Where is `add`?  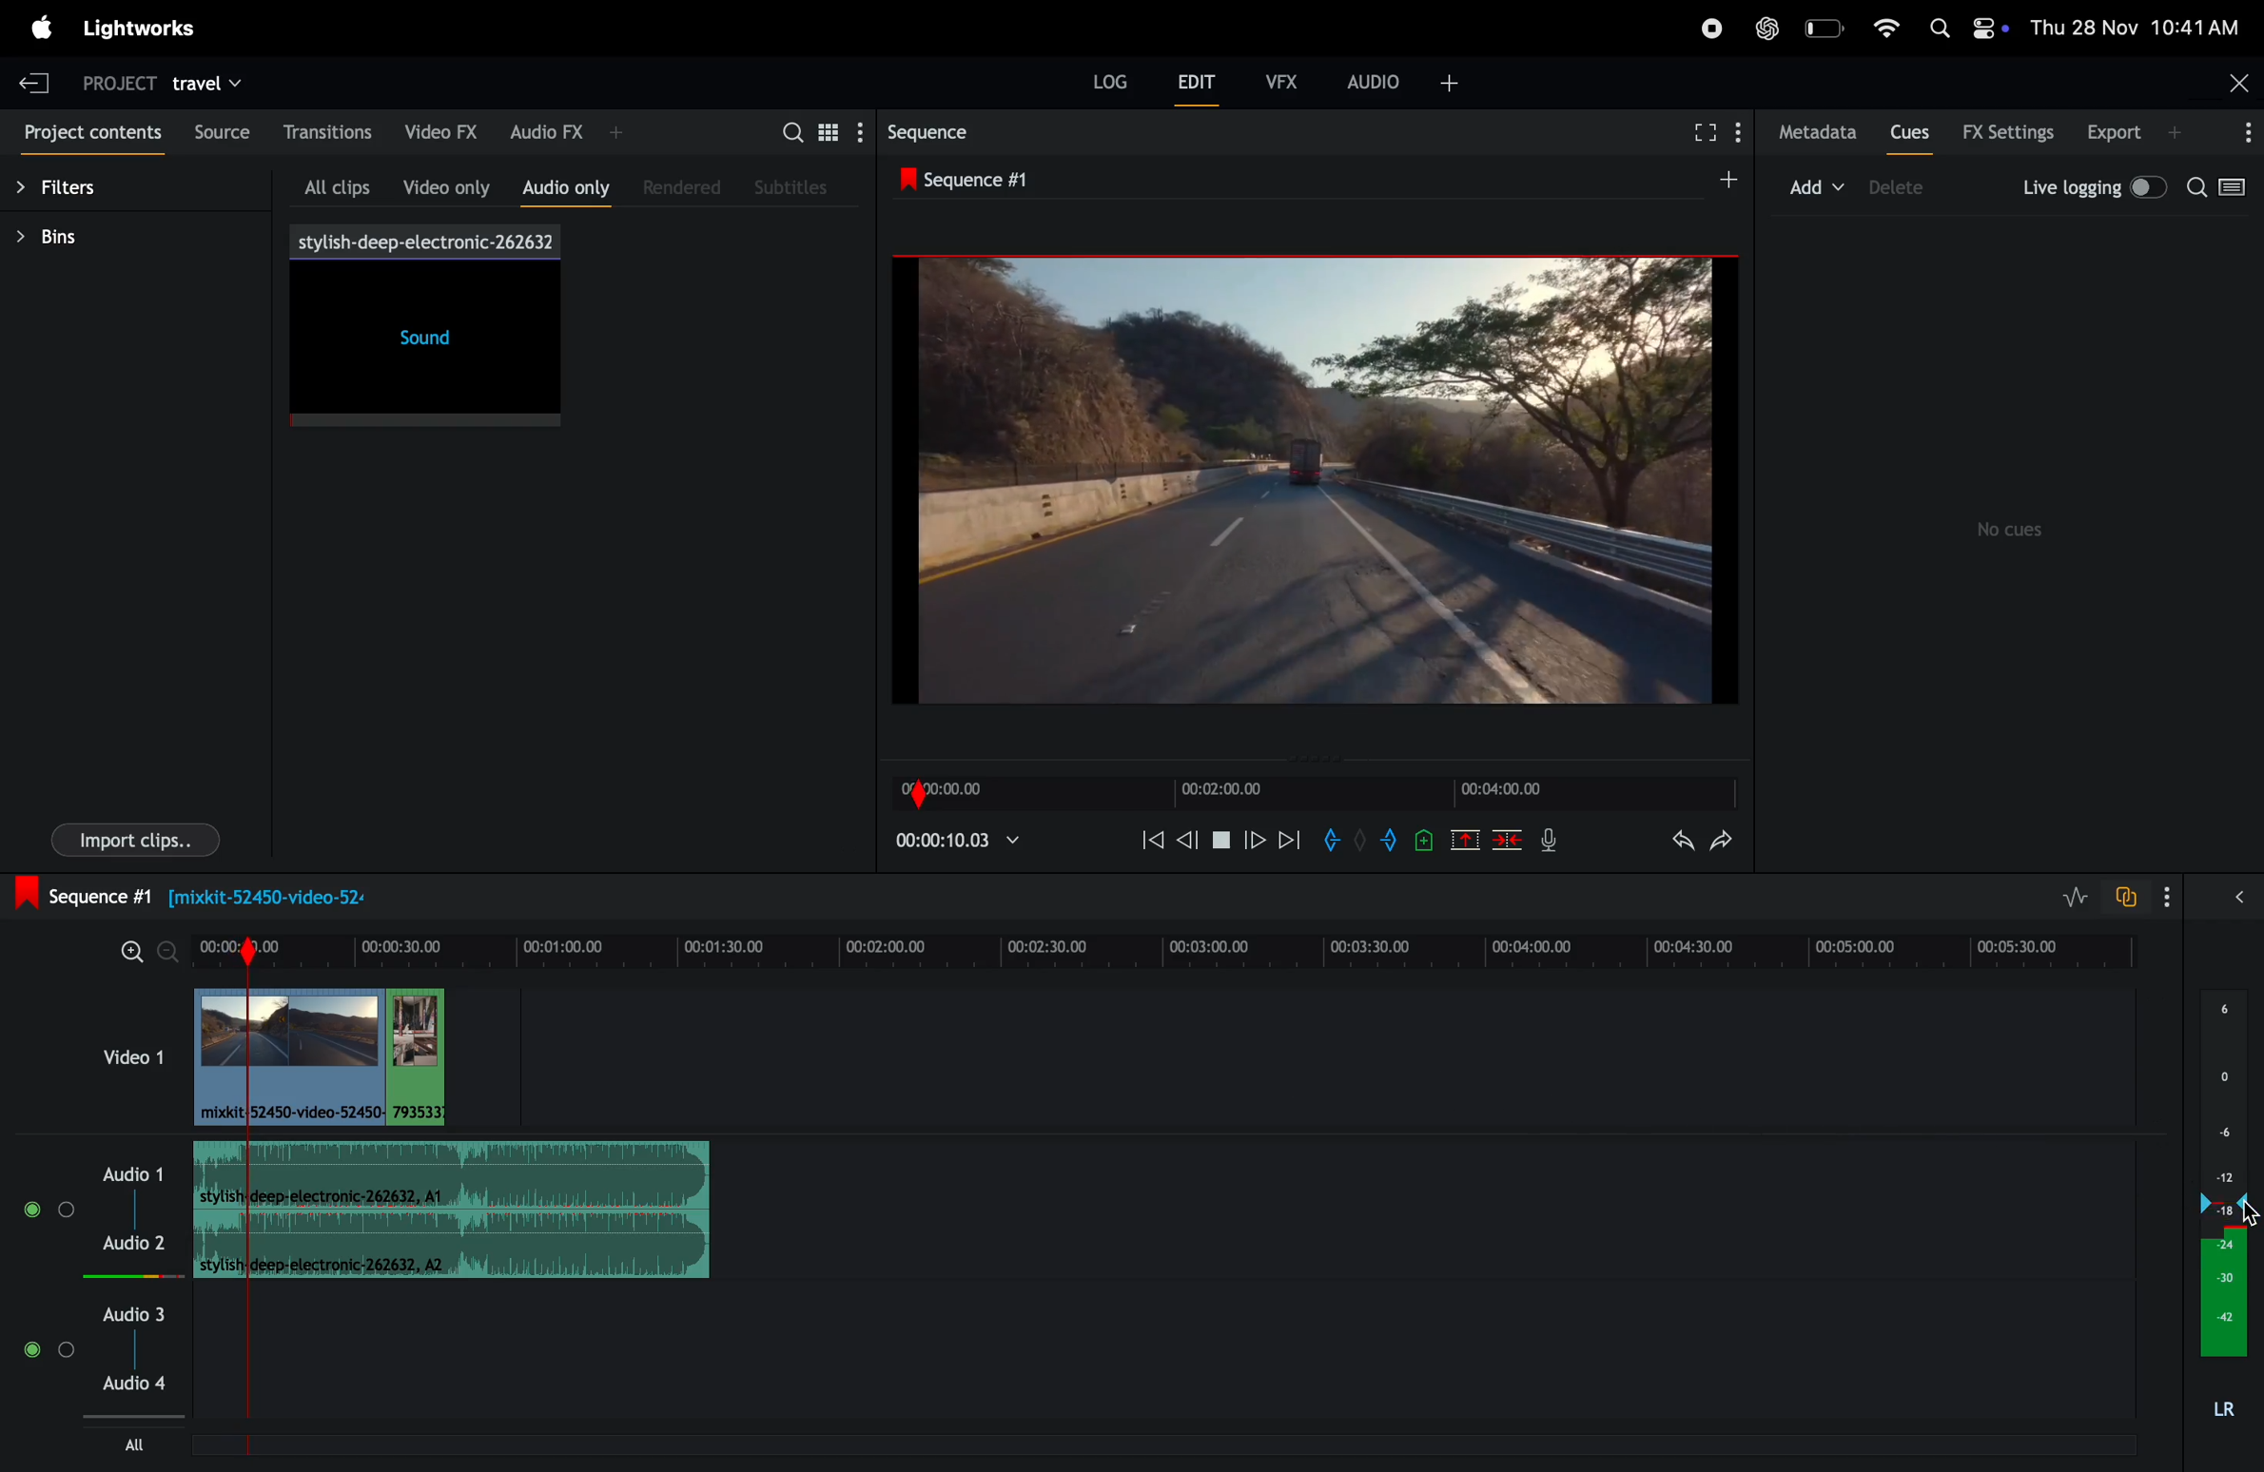 add is located at coordinates (1819, 188).